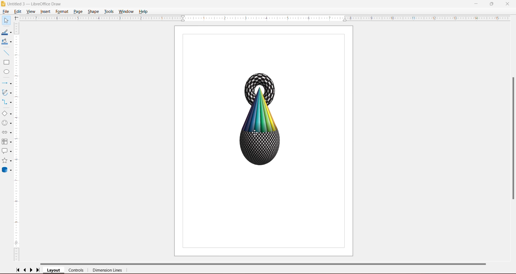 The width and height of the screenshot is (516, 274). Describe the element at coordinates (144, 12) in the screenshot. I see `Help` at that location.